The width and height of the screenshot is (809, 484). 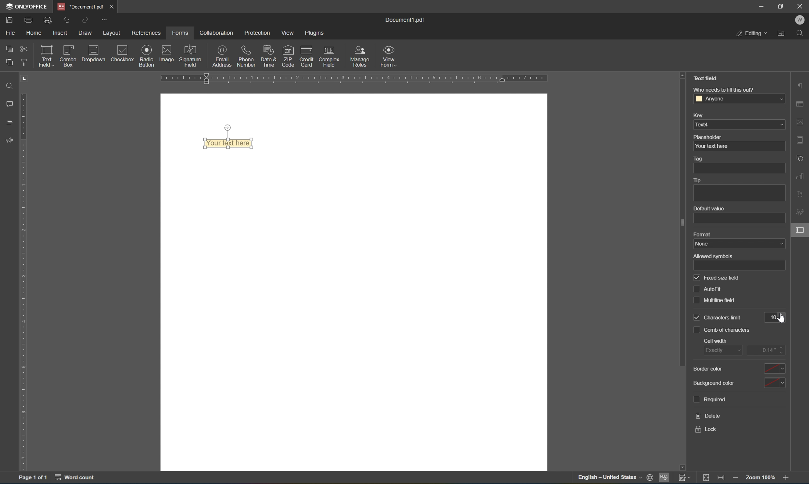 I want to click on Zoom out, so click(x=738, y=478).